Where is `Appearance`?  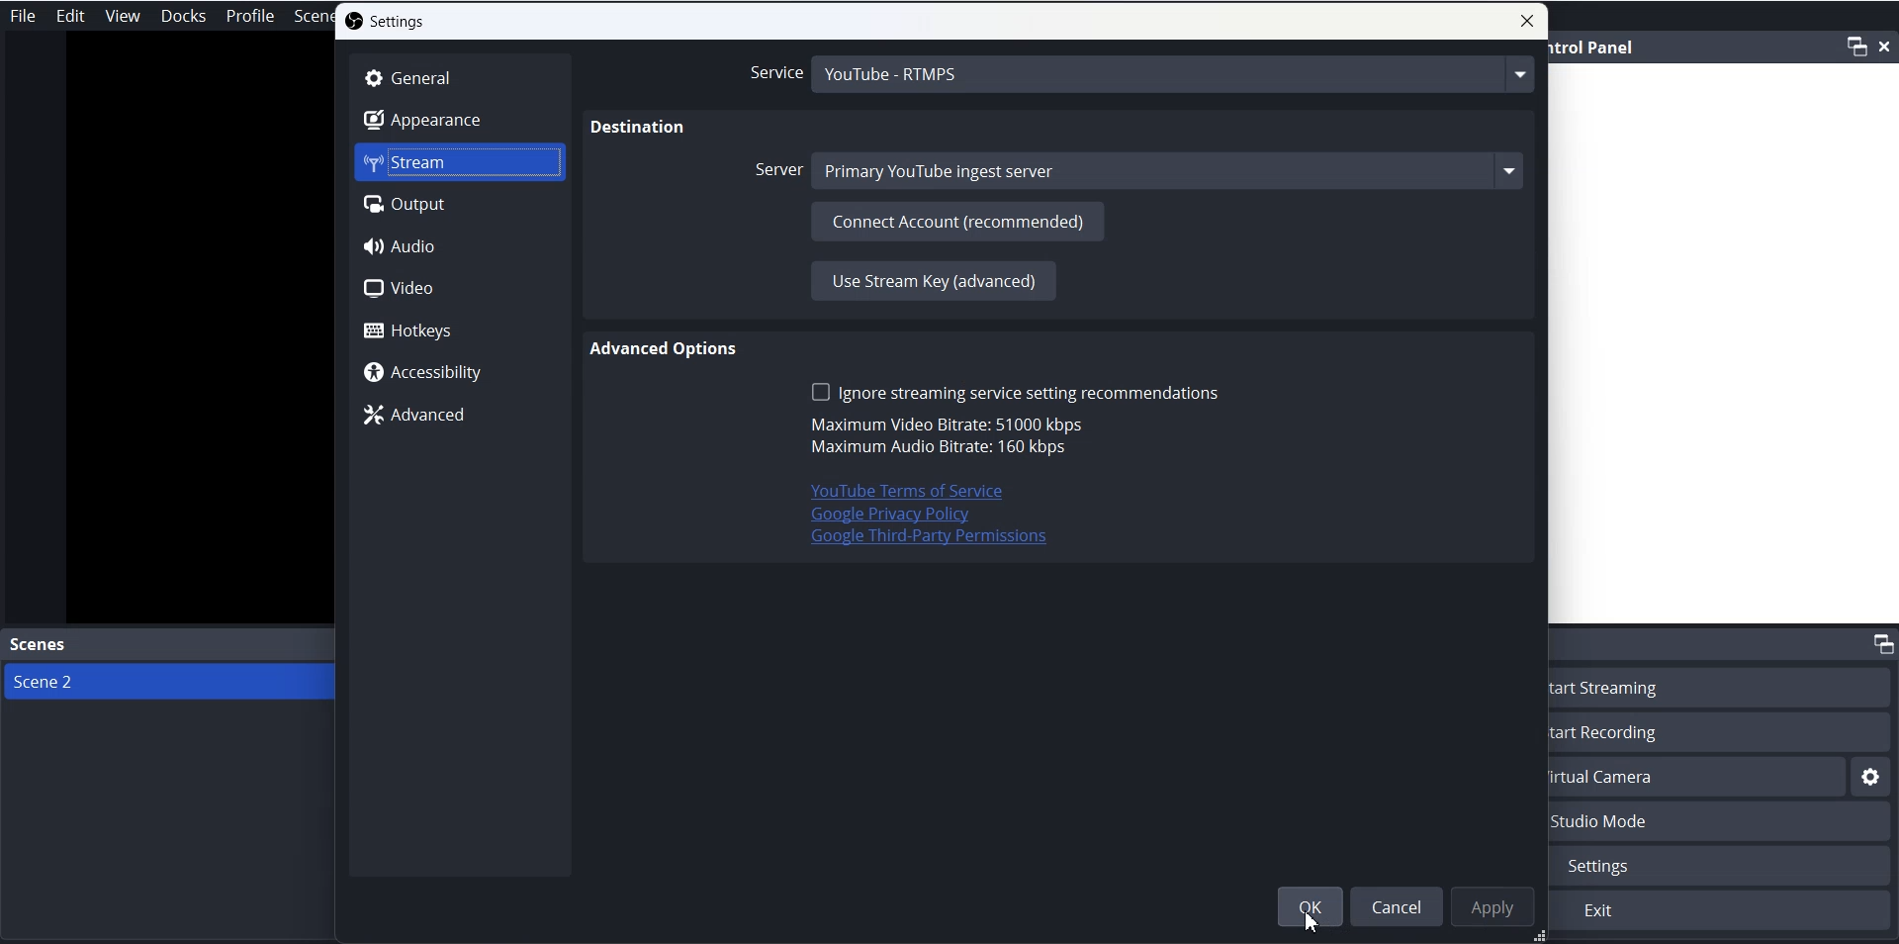
Appearance is located at coordinates (460, 119).